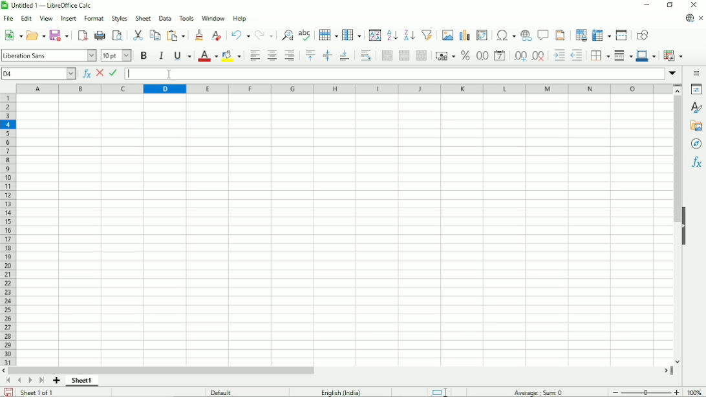 The width and height of the screenshot is (706, 397). What do you see at coordinates (240, 18) in the screenshot?
I see `Help` at bounding box center [240, 18].